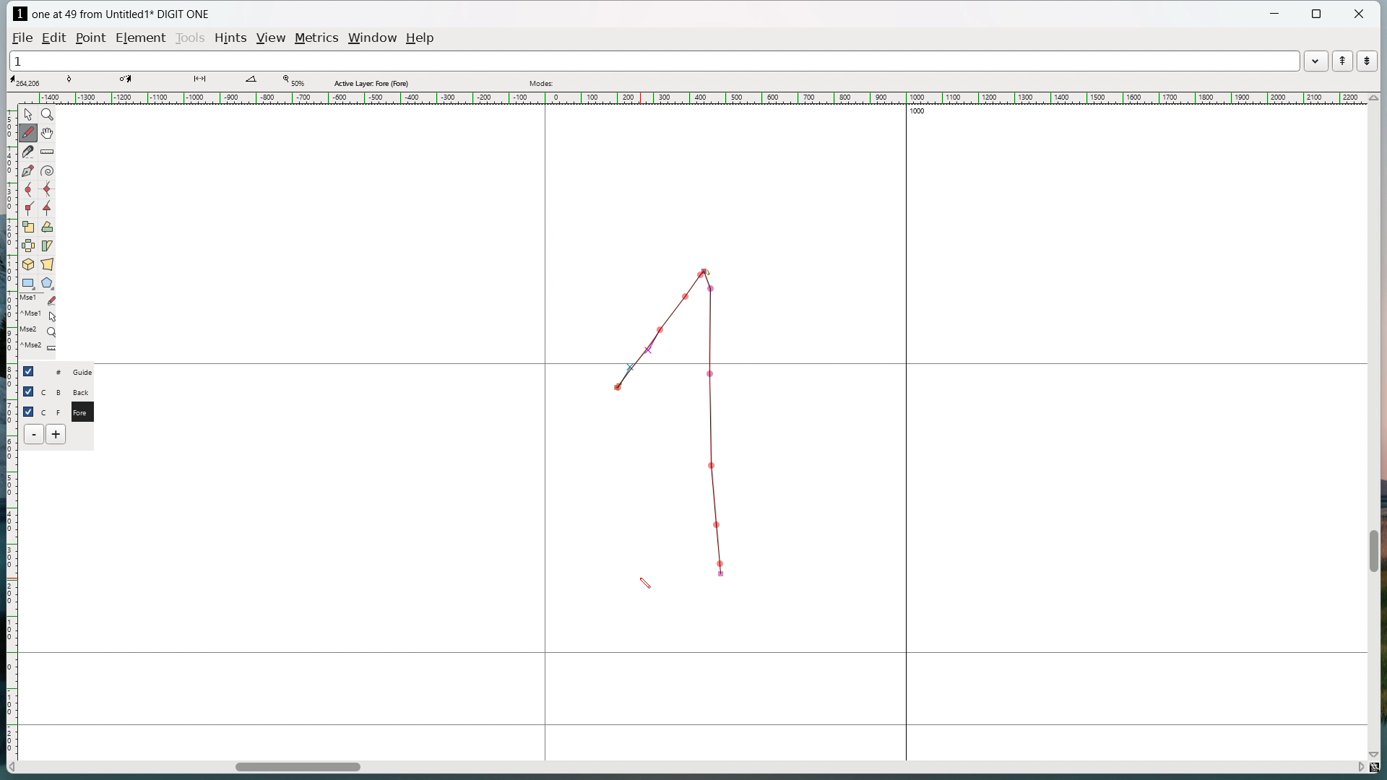 The width and height of the screenshot is (1387, 780). What do you see at coordinates (48, 171) in the screenshot?
I see `toggle spiral` at bounding box center [48, 171].